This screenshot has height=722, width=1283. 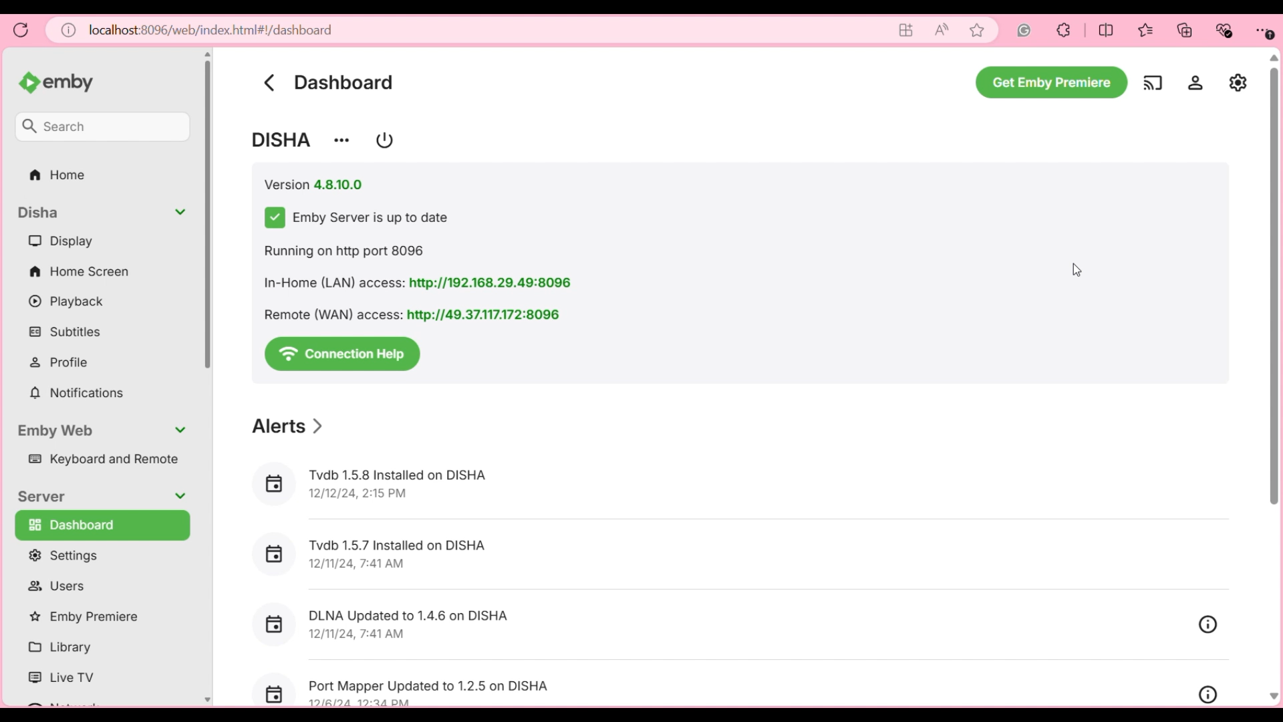 I want to click on Grammarly extension for browser, so click(x=1024, y=30).